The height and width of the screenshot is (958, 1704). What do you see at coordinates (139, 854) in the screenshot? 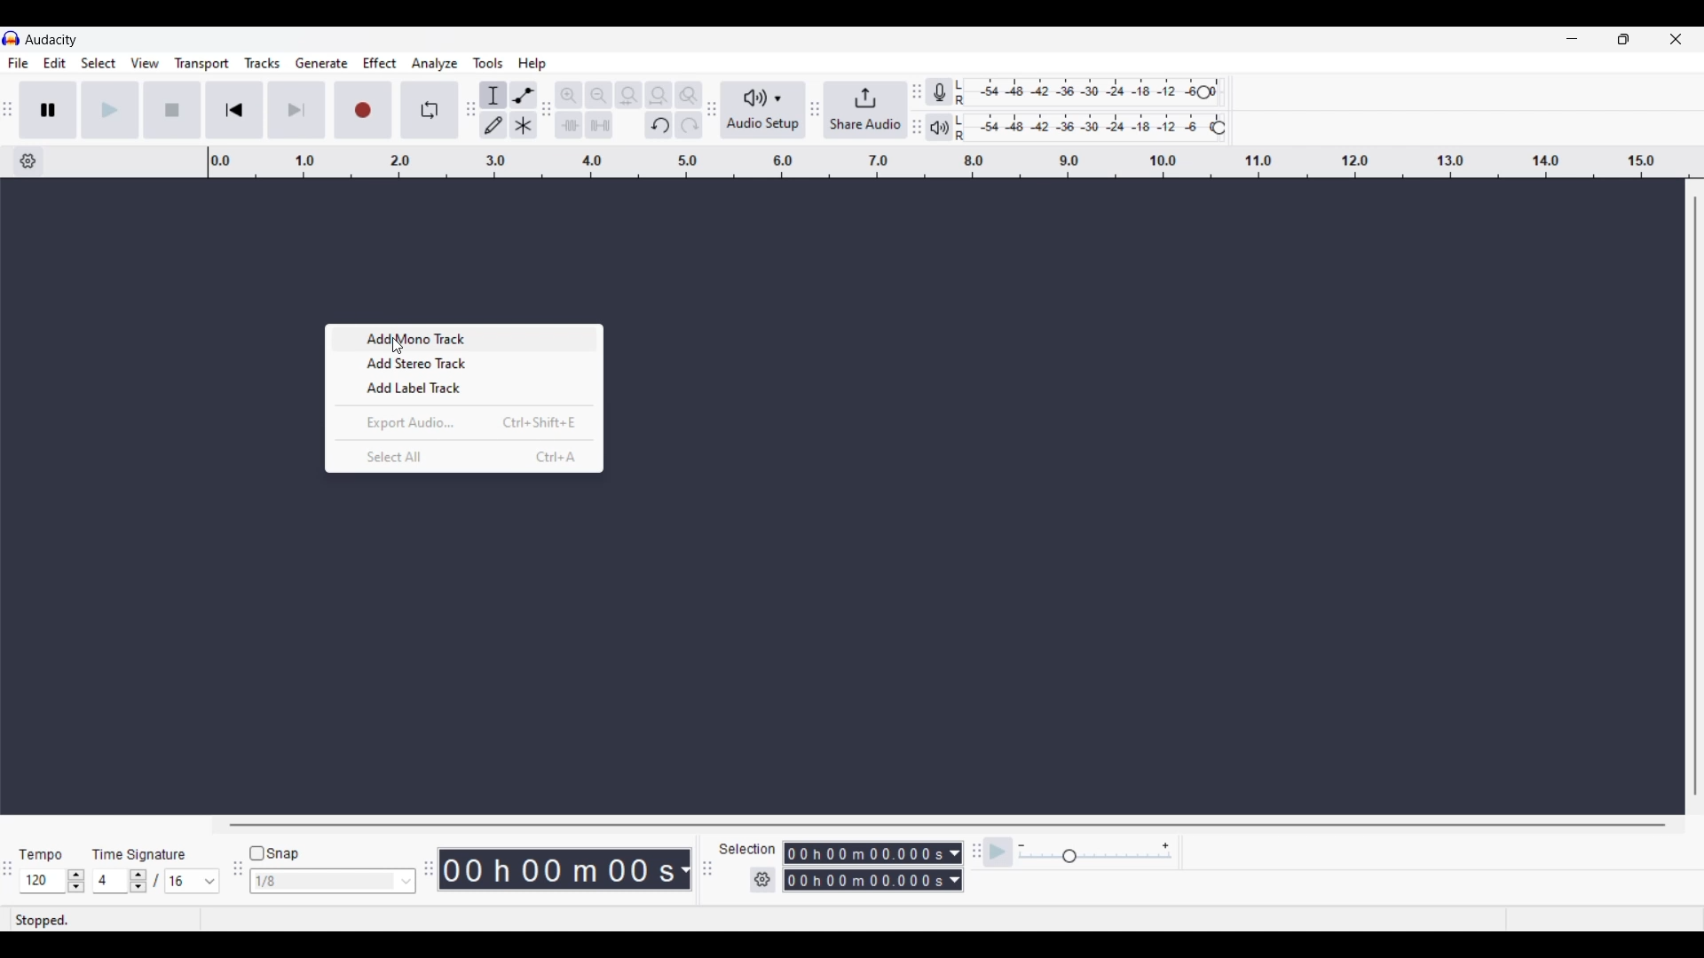
I see `Text` at bounding box center [139, 854].